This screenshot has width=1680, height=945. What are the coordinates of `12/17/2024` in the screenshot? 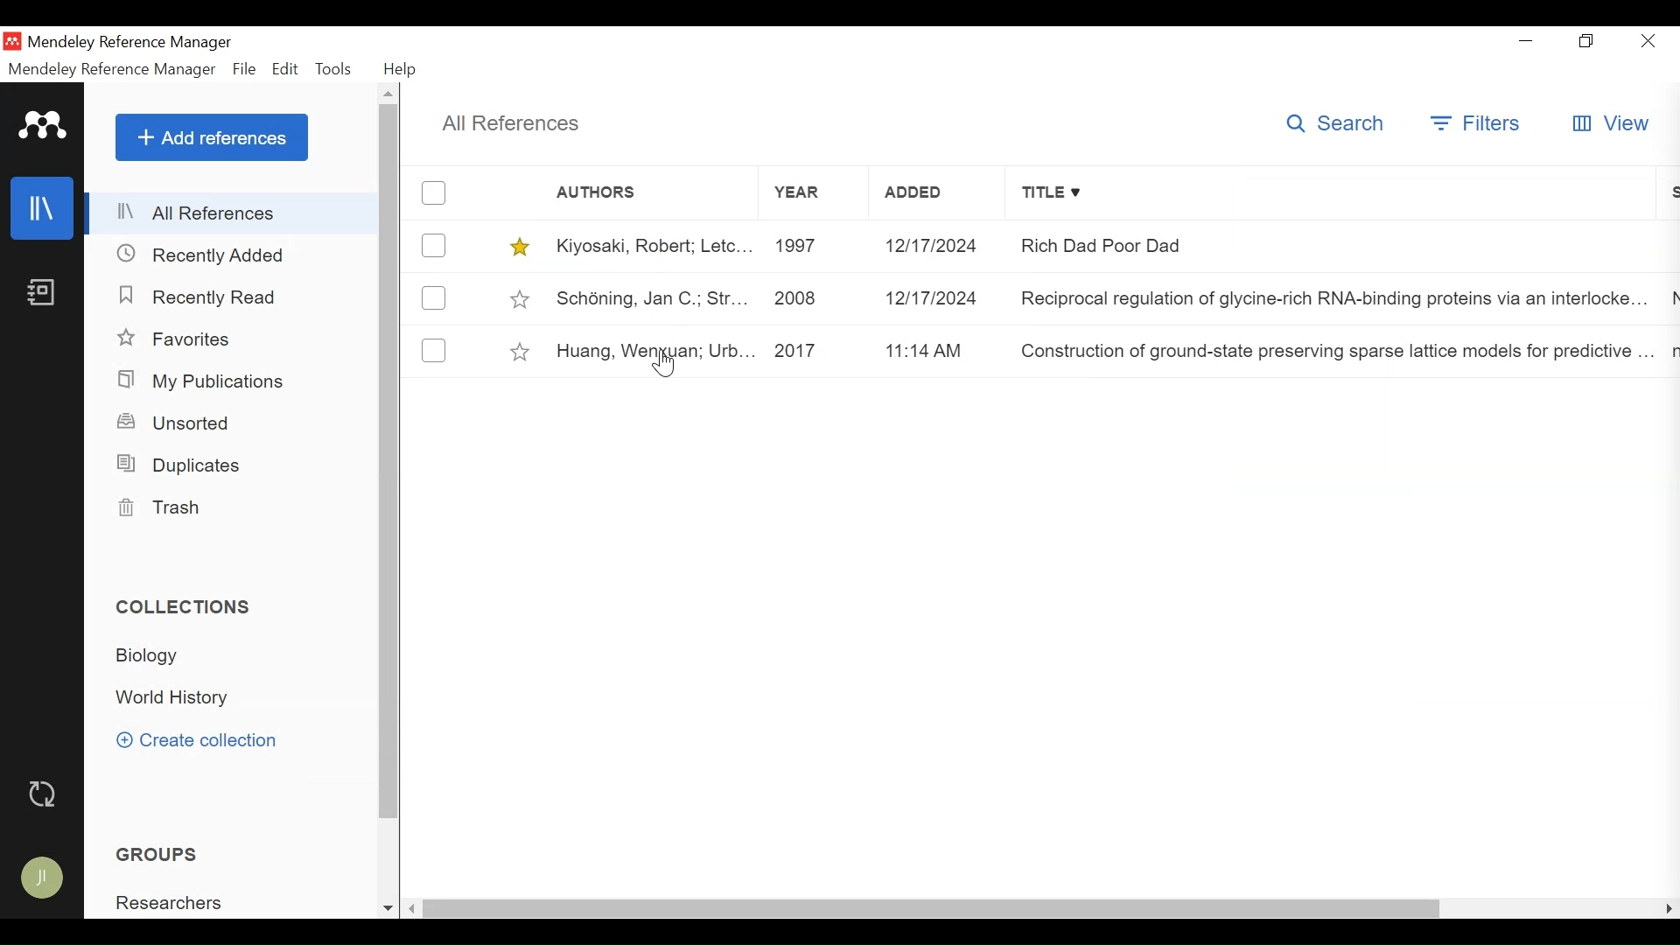 It's located at (935, 244).